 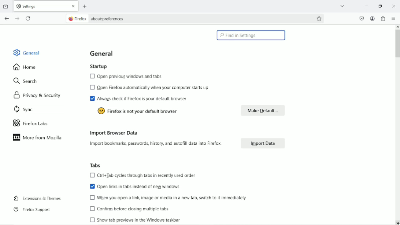 I want to click on Confirm before closing multiple tabs., so click(x=131, y=210).